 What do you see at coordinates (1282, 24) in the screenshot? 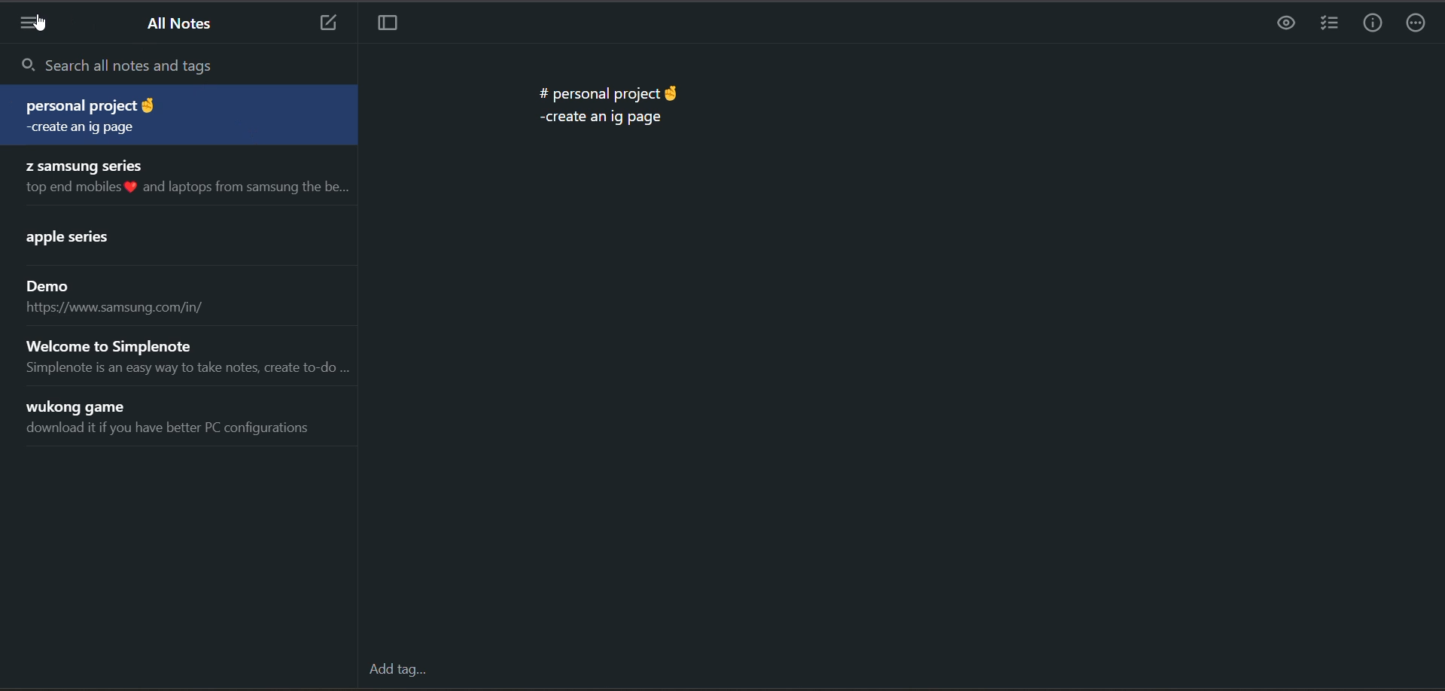
I see `preview` at bounding box center [1282, 24].